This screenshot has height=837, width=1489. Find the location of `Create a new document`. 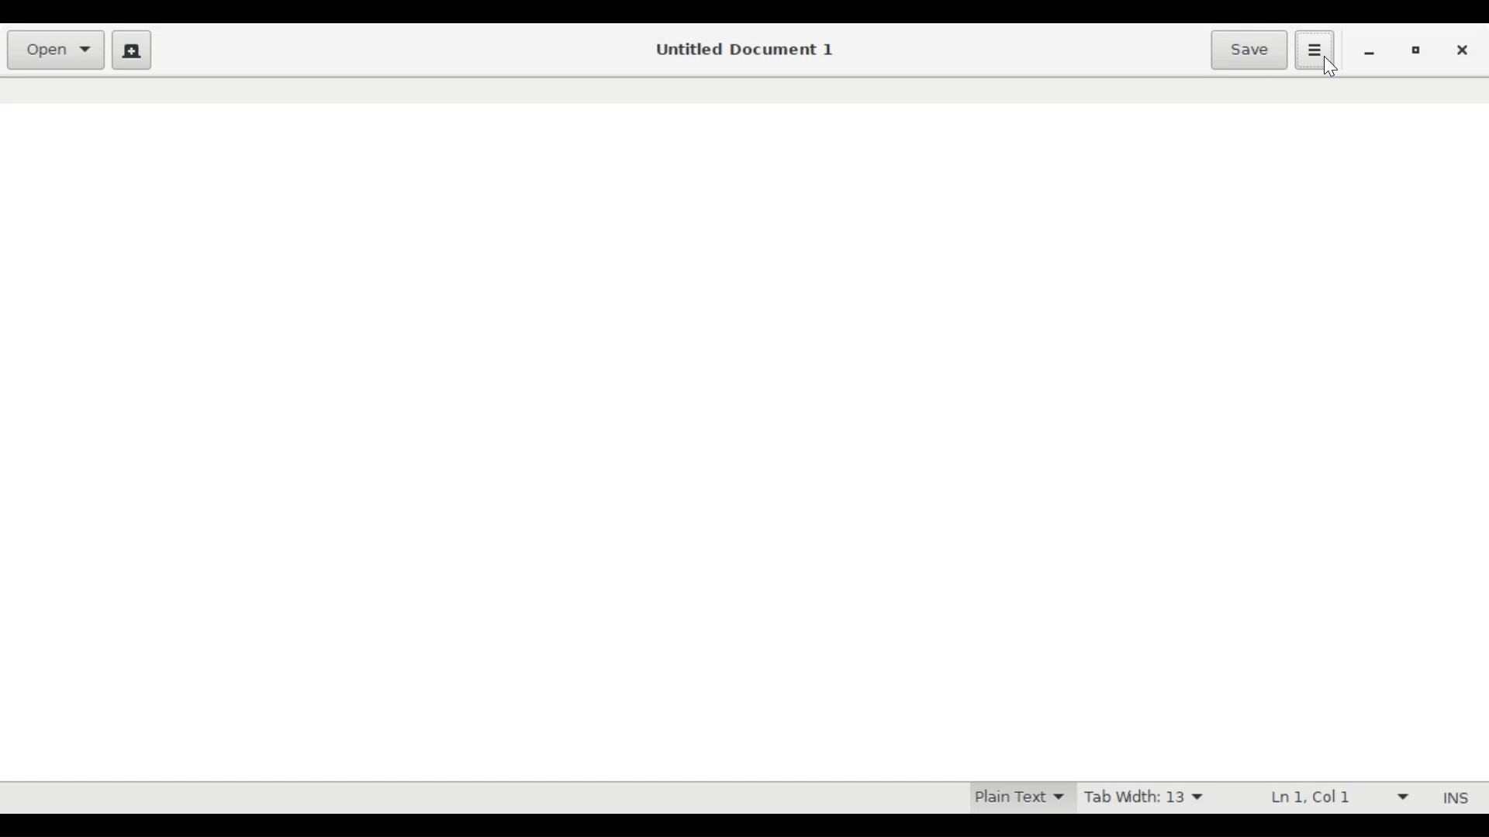

Create a new document is located at coordinates (133, 50).